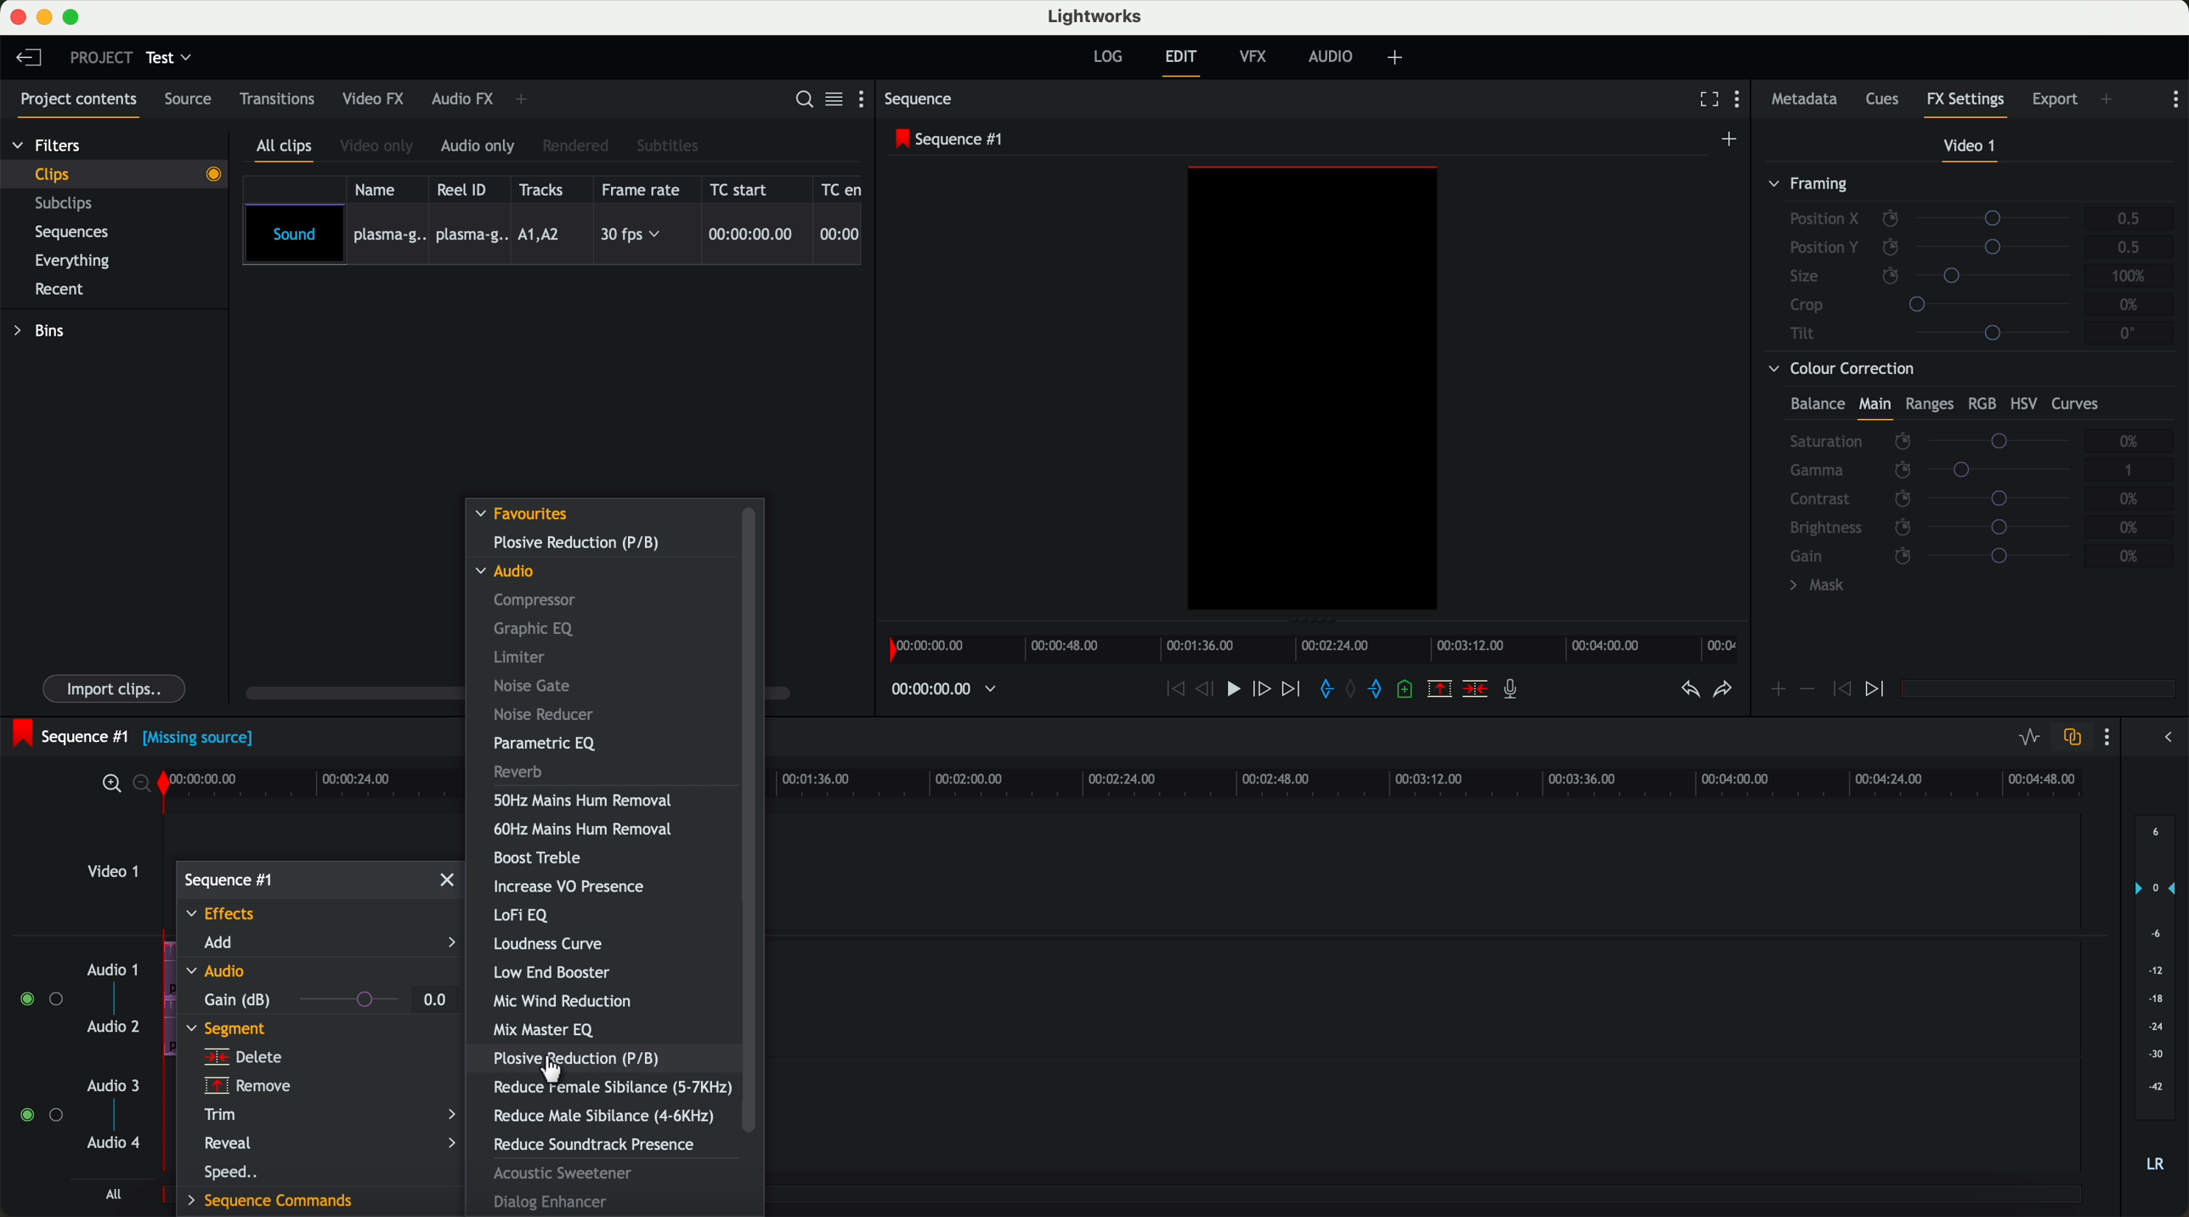  What do you see at coordinates (218, 975) in the screenshot?
I see `audio` at bounding box center [218, 975].